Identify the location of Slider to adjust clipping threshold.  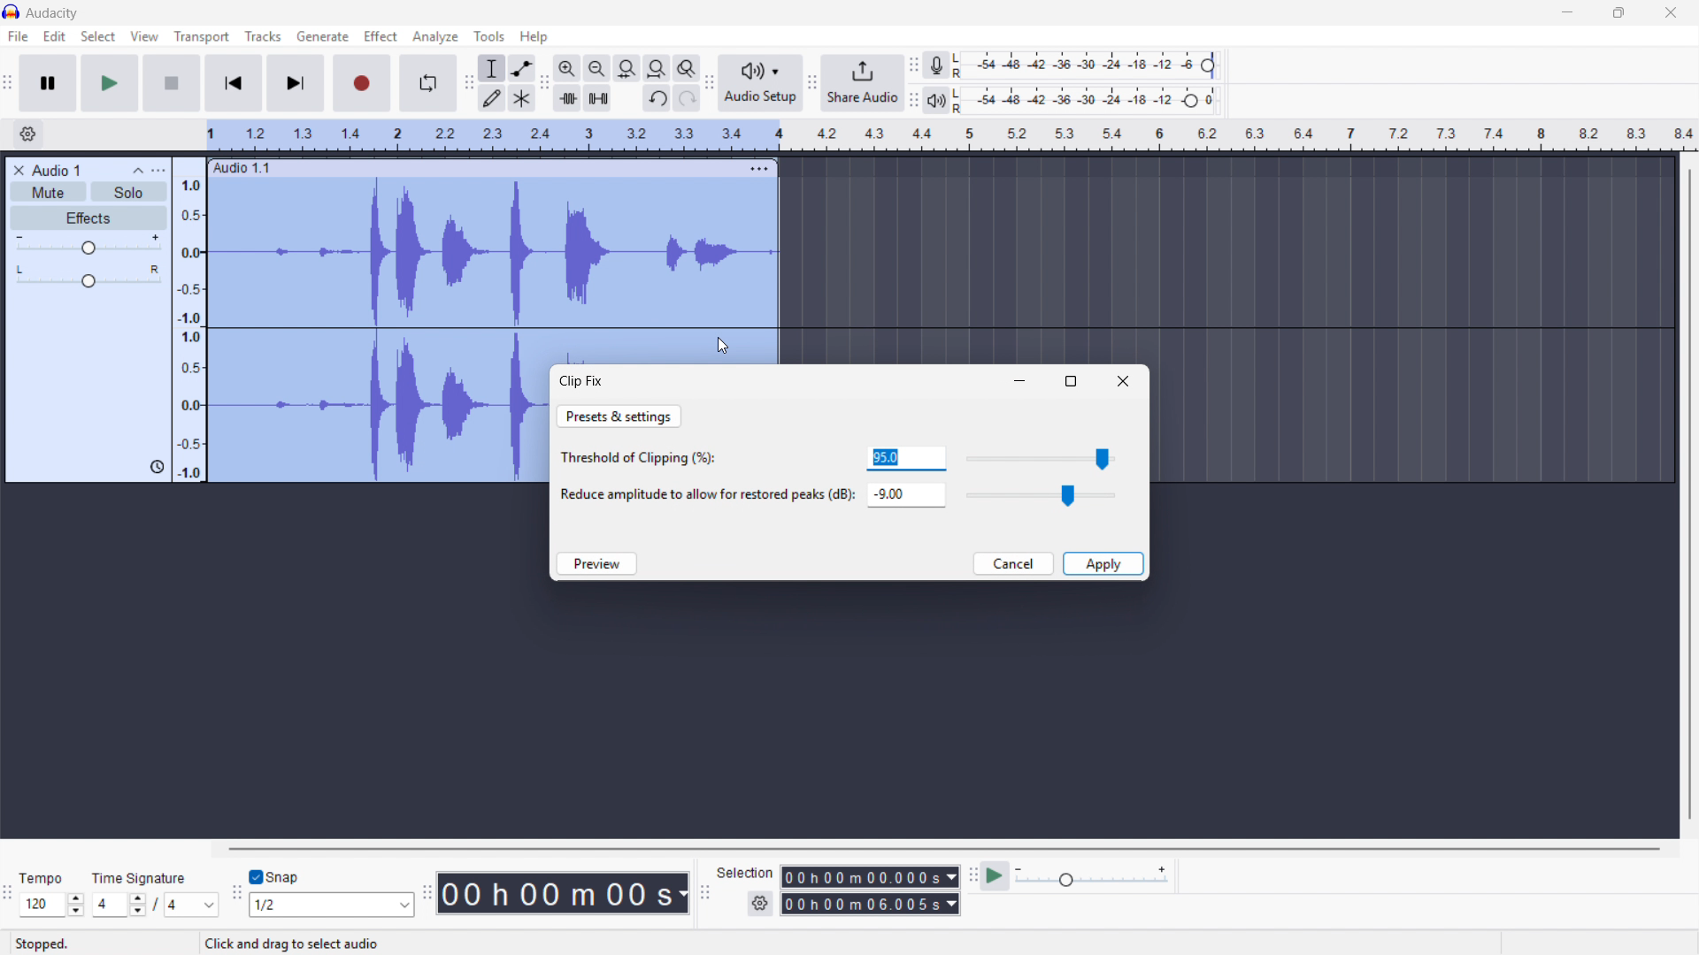
(1043, 458).